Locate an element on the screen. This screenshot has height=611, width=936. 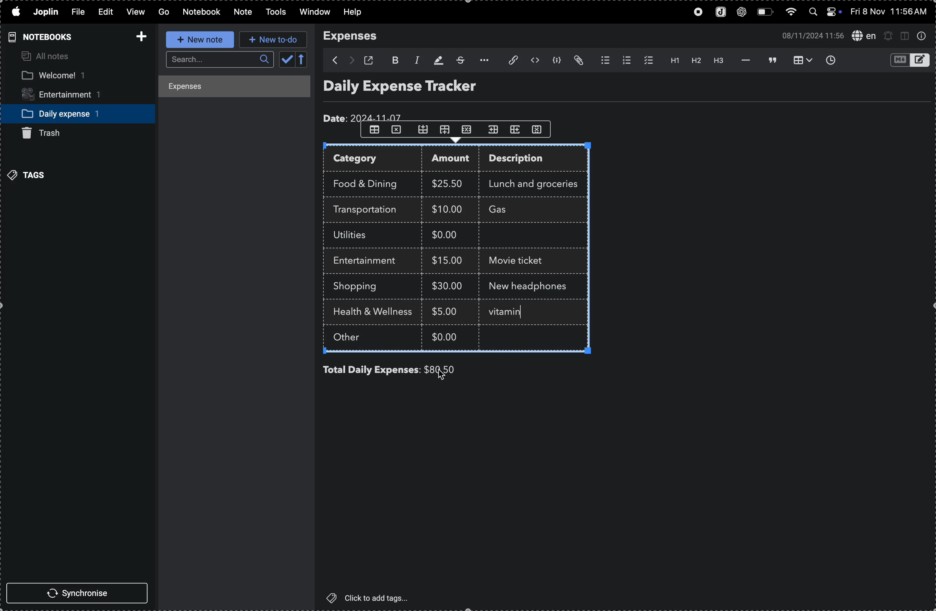
joplin is located at coordinates (47, 12).